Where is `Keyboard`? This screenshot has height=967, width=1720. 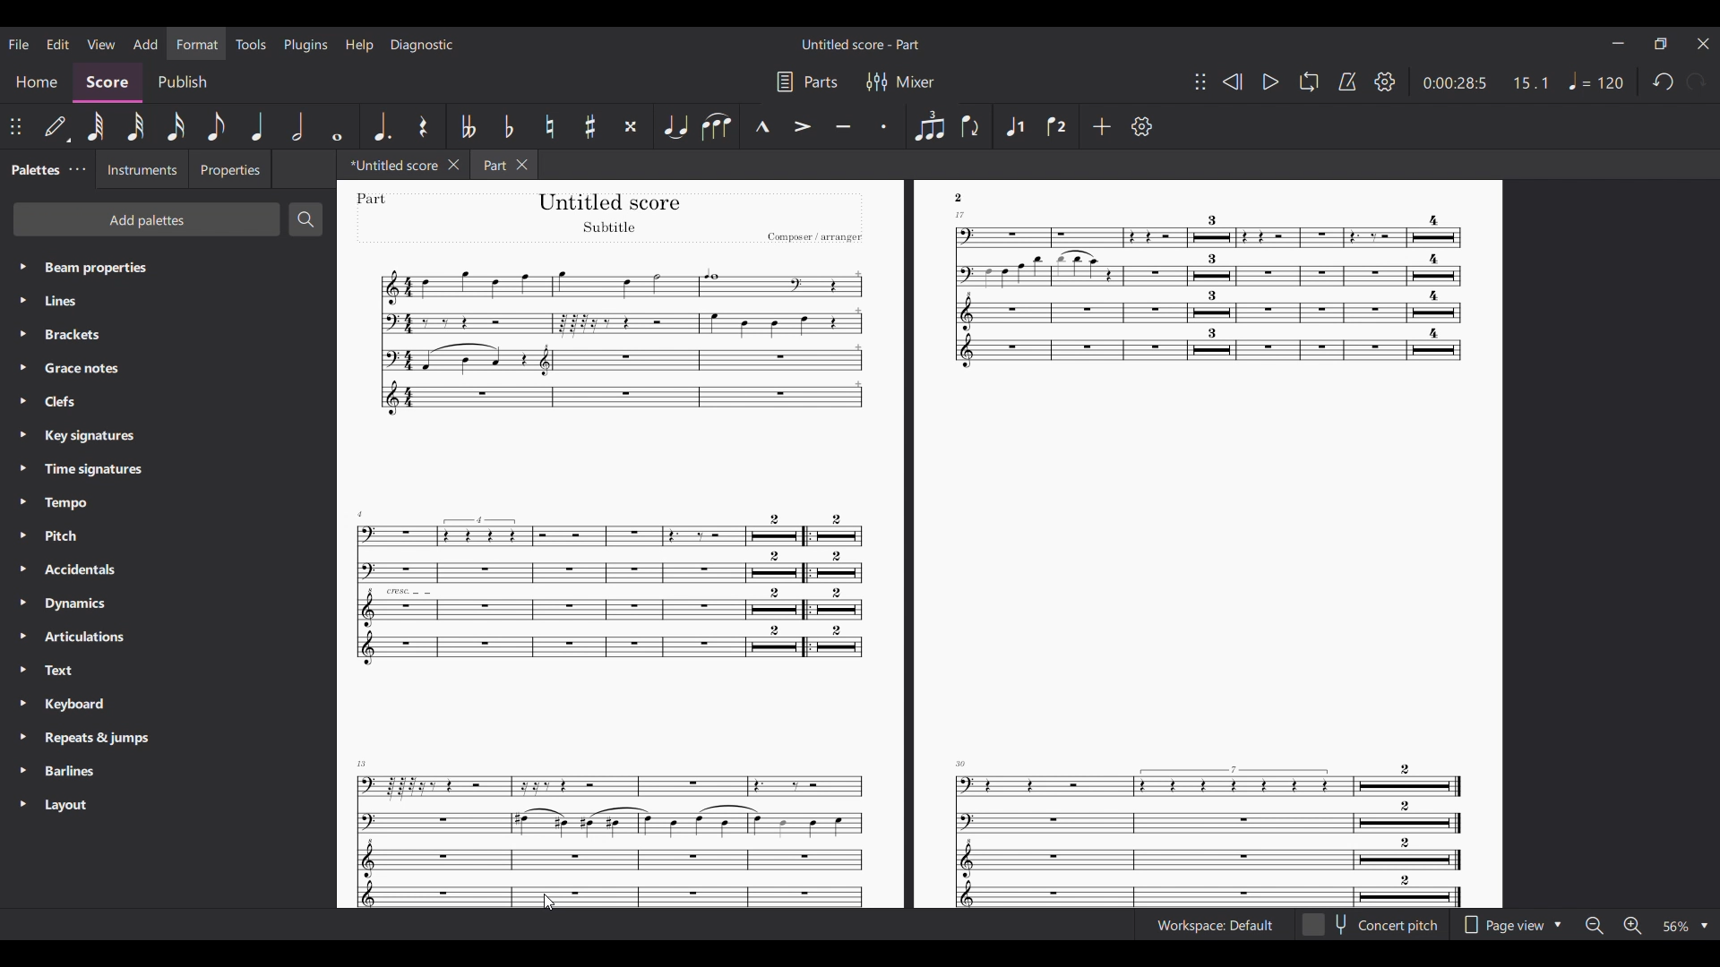 Keyboard is located at coordinates (78, 705).